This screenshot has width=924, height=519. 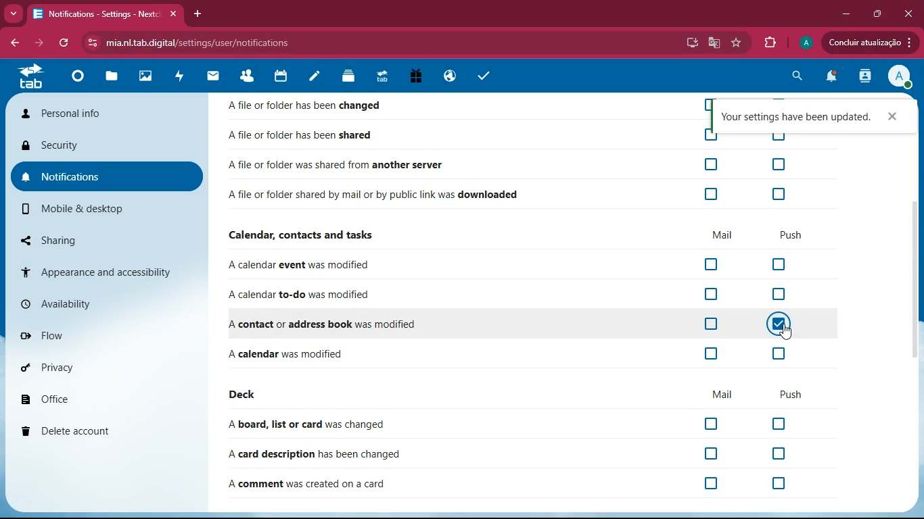 I want to click on A file or folder has been shared, so click(x=313, y=136).